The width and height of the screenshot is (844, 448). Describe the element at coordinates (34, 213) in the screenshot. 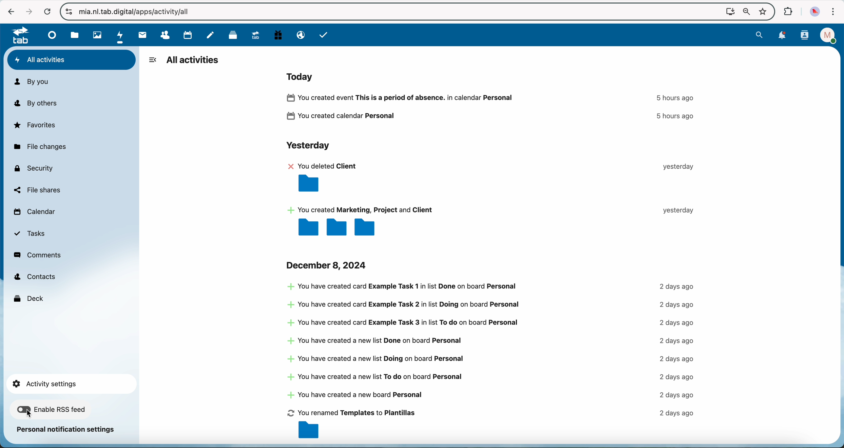

I see `calendar` at that location.